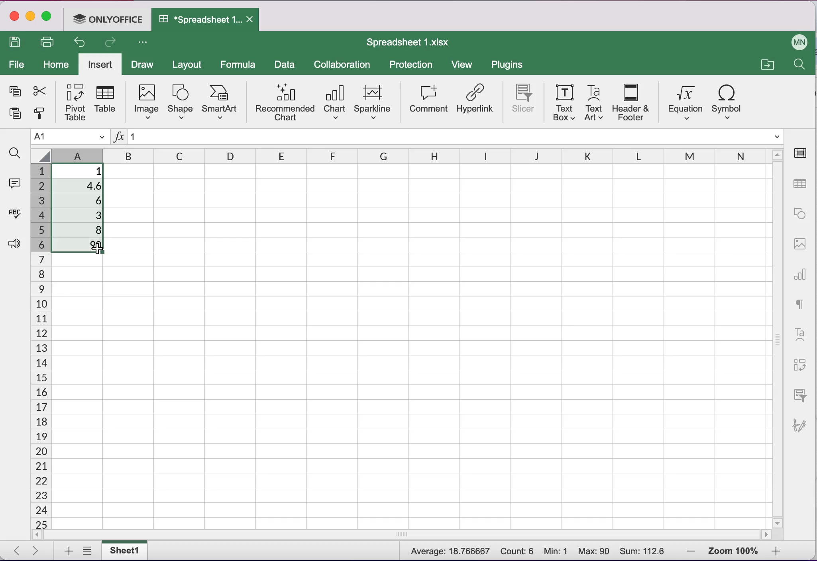 The image size is (817, 561). I want to click on home, so click(57, 65).